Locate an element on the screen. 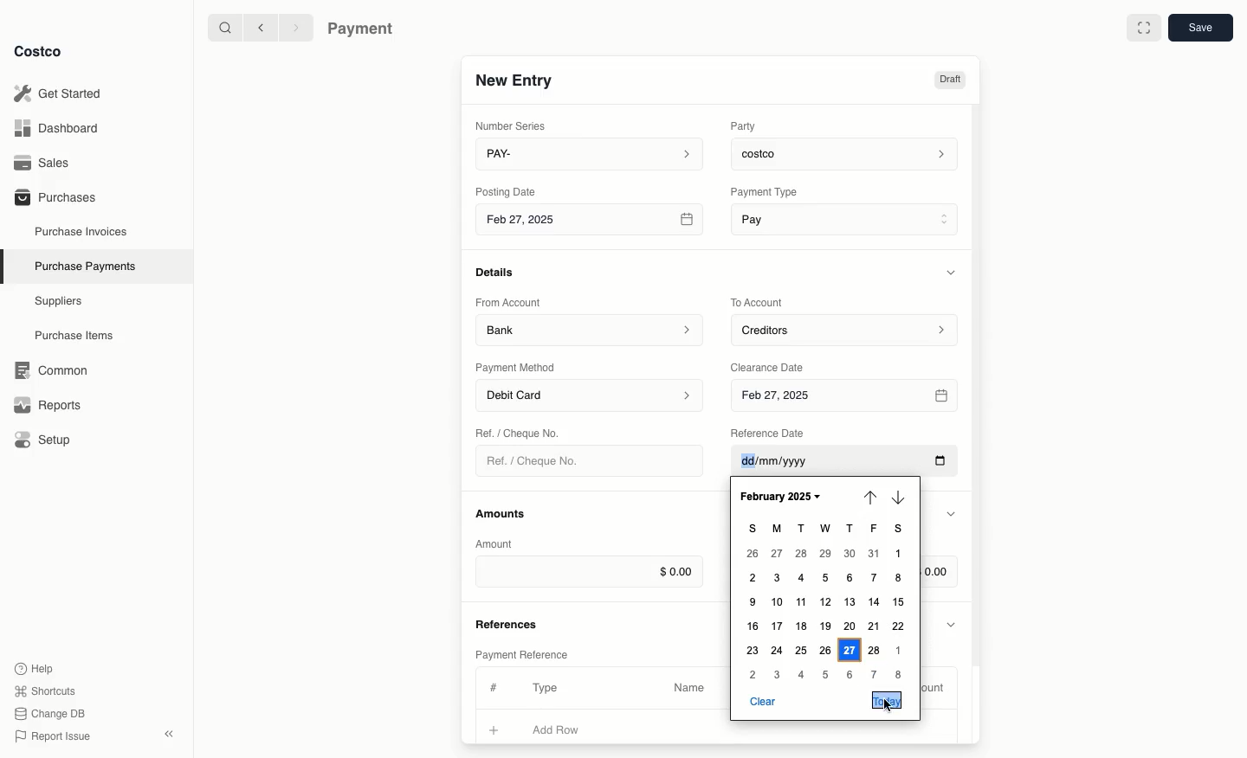  costco is located at coordinates (849, 151).